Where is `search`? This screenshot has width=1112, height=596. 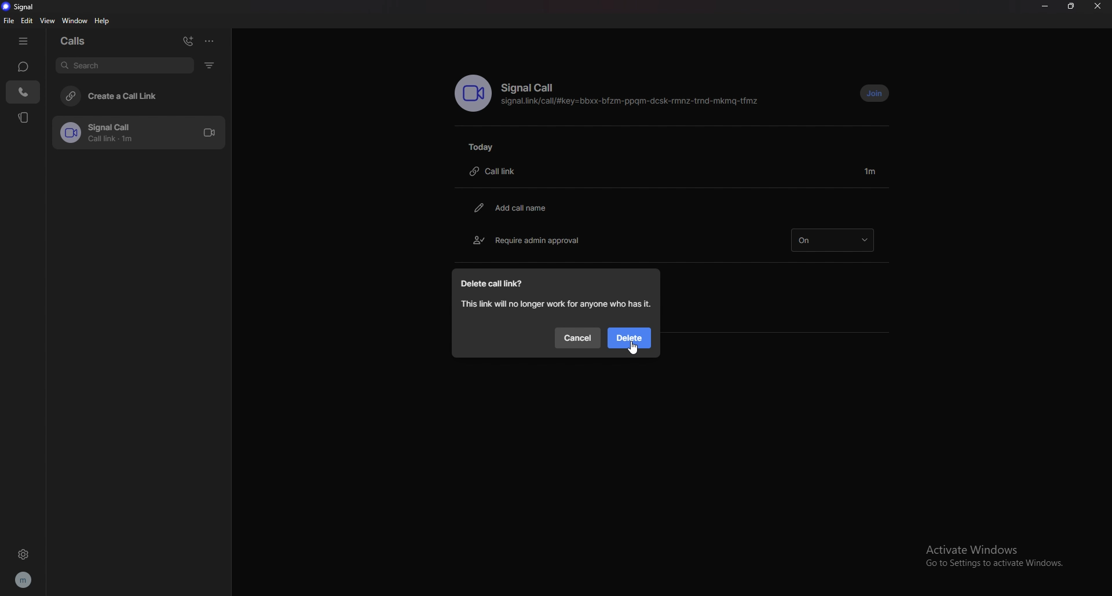
search is located at coordinates (125, 65).